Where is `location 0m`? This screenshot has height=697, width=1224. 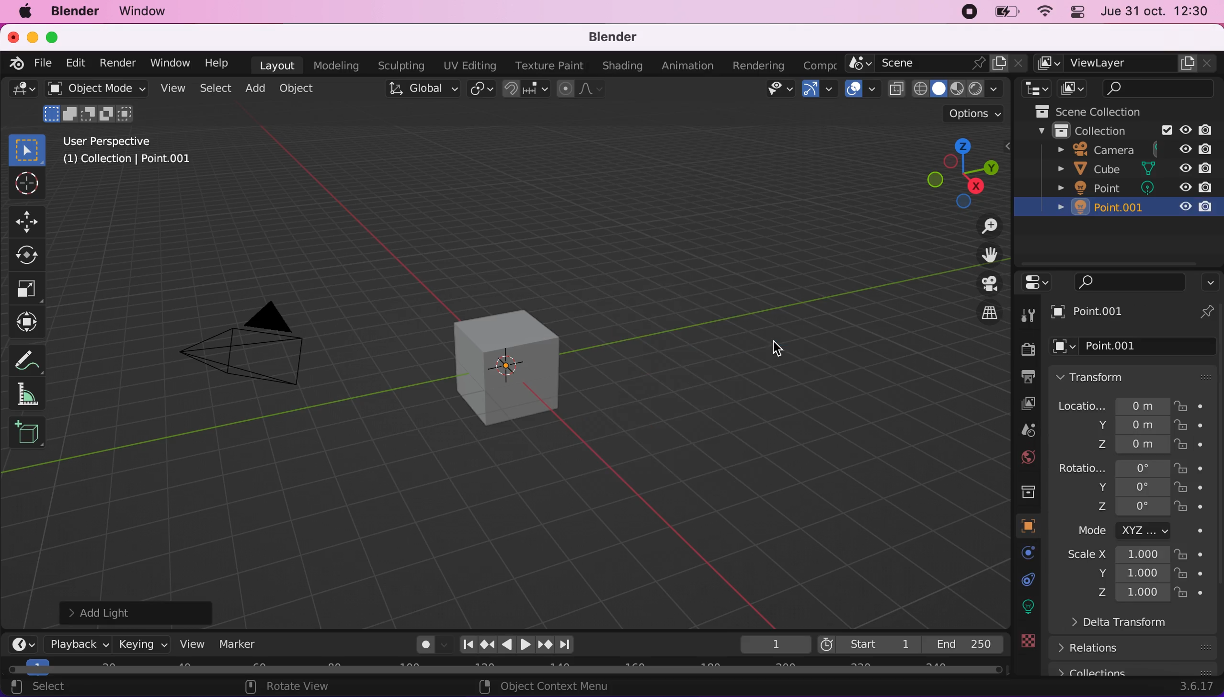 location 0m is located at coordinates (1112, 405).